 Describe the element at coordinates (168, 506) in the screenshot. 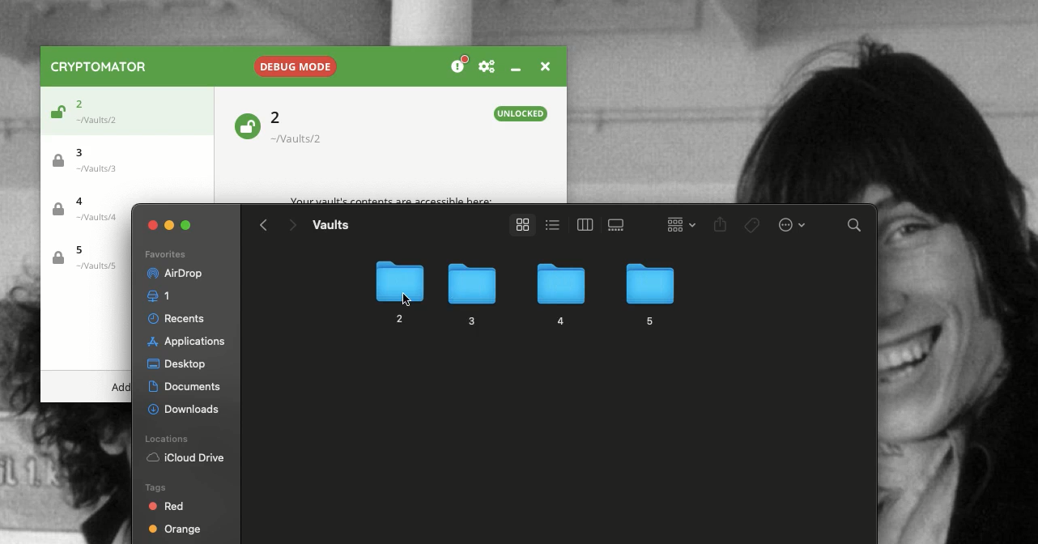

I see `Red` at that location.